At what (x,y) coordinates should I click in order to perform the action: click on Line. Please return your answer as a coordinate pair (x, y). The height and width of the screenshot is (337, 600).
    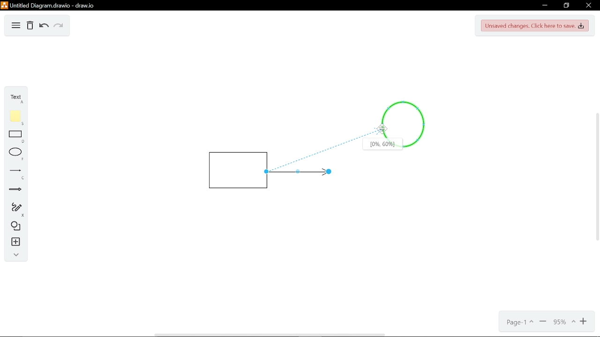
    Looking at the image, I should click on (14, 172).